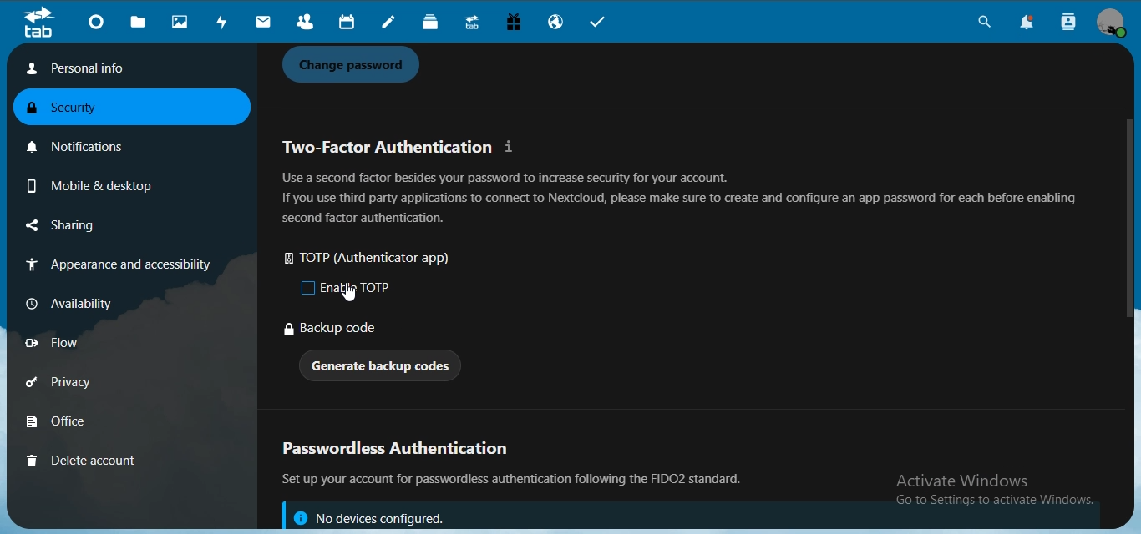 This screenshot has width=1141, height=534. Describe the element at coordinates (401, 147) in the screenshot. I see `two-factor authentication` at that location.